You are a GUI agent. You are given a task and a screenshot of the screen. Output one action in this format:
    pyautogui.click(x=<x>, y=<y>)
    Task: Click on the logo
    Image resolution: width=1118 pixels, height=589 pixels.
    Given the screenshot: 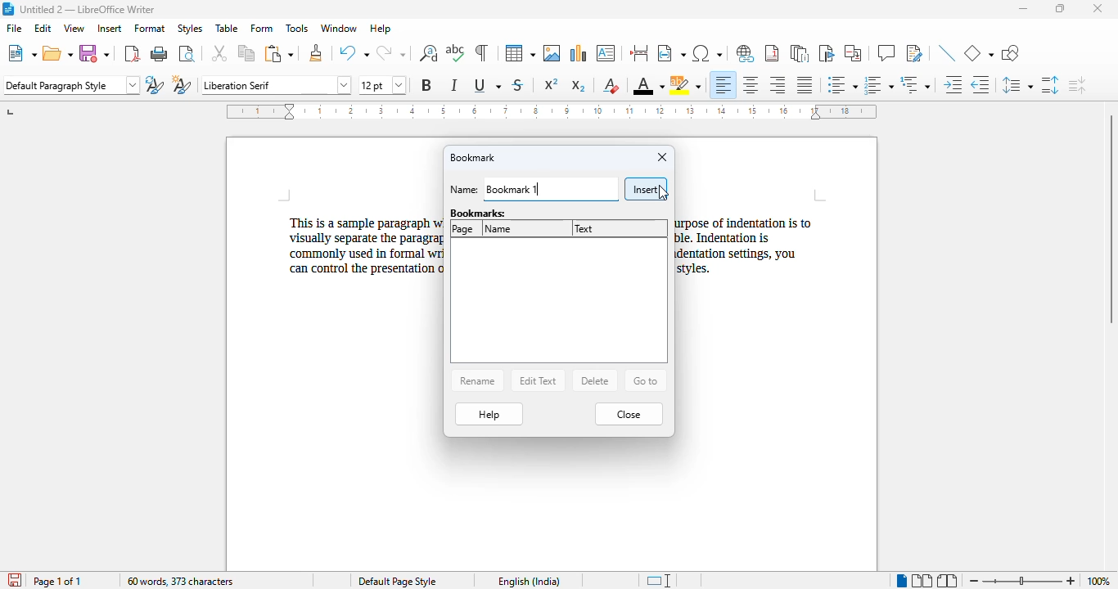 What is the action you would take?
    pyautogui.click(x=7, y=9)
    